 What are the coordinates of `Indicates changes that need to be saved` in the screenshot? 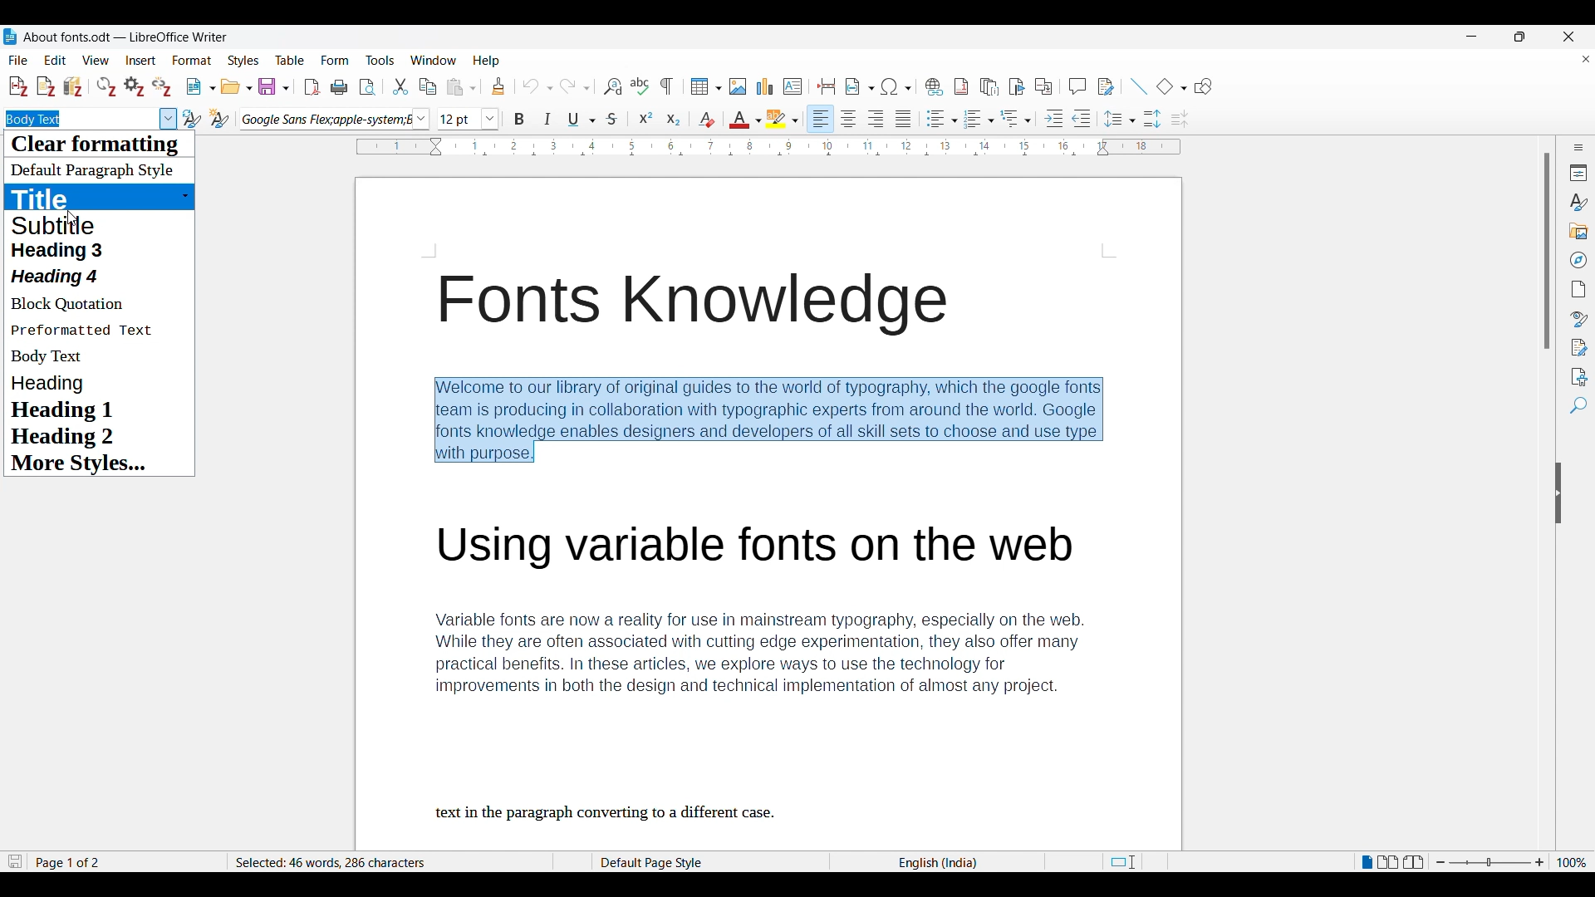 It's located at (16, 861).